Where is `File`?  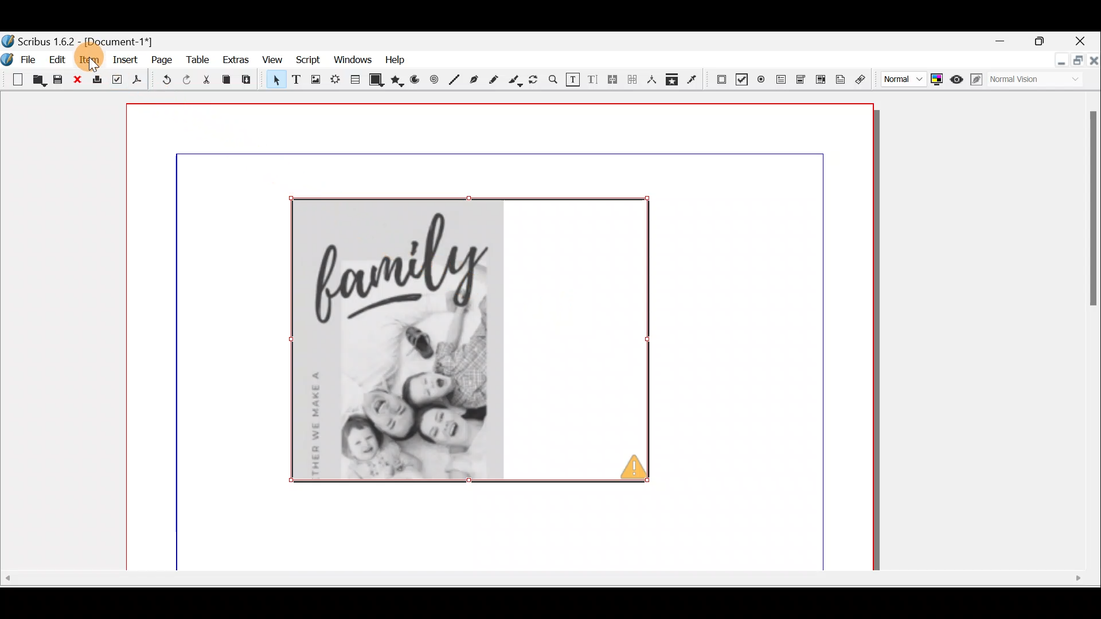 File is located at coordinates (20, 58).